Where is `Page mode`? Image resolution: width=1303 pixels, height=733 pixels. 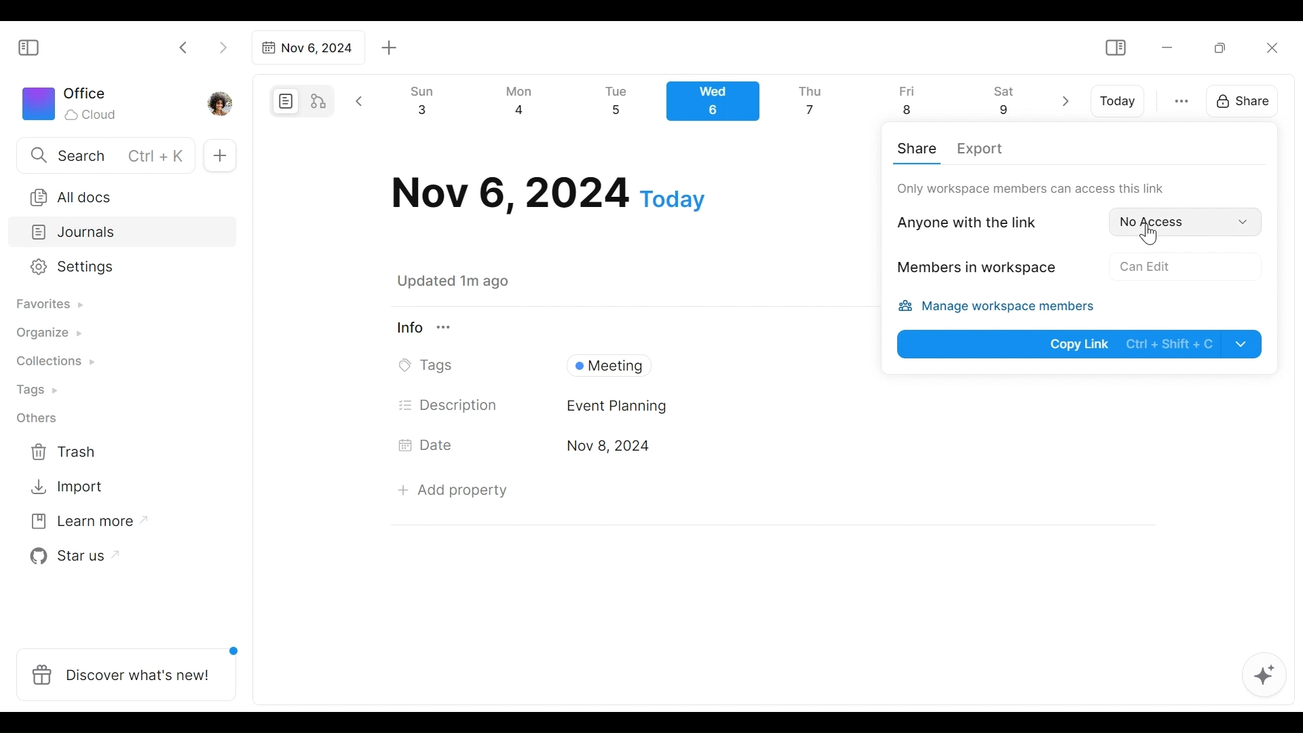 Page mode is located at coordinates (284, 101).